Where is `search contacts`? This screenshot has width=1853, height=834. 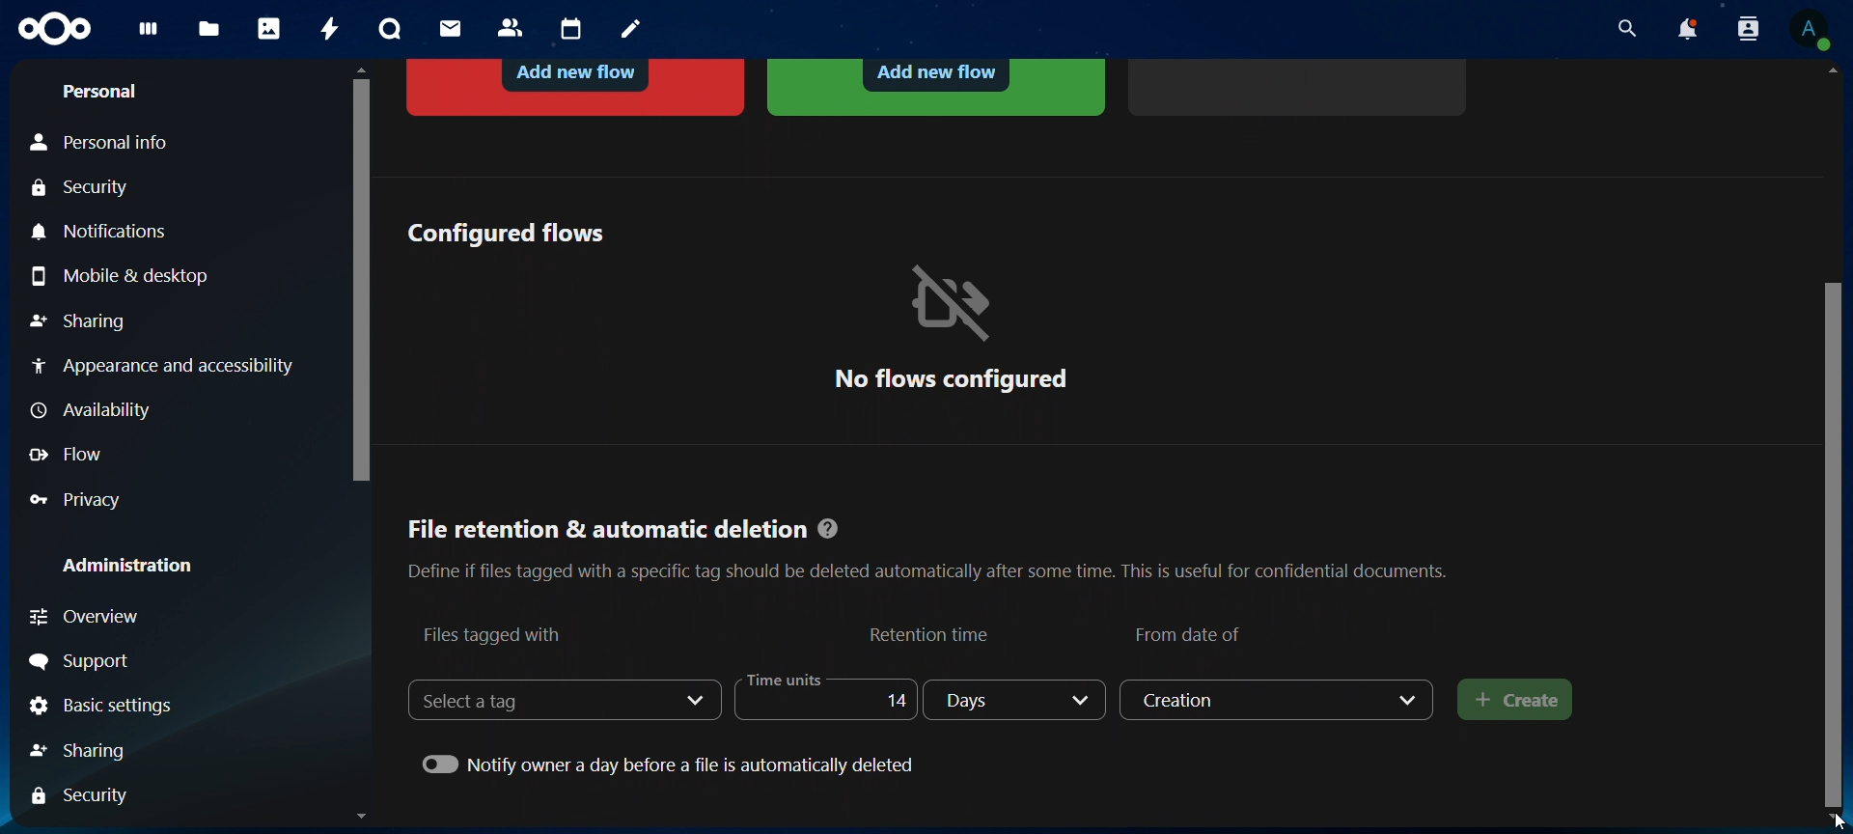 search contacts is located at coordinates (1753, 30).